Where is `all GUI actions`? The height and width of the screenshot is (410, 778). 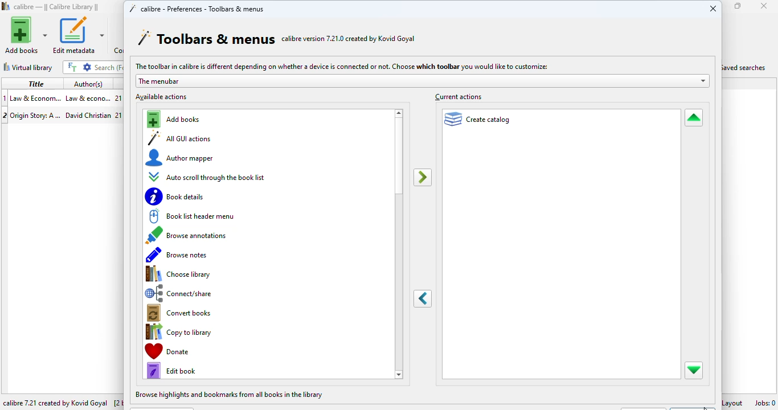
all GUI actions is located at coordinates (180, 138).